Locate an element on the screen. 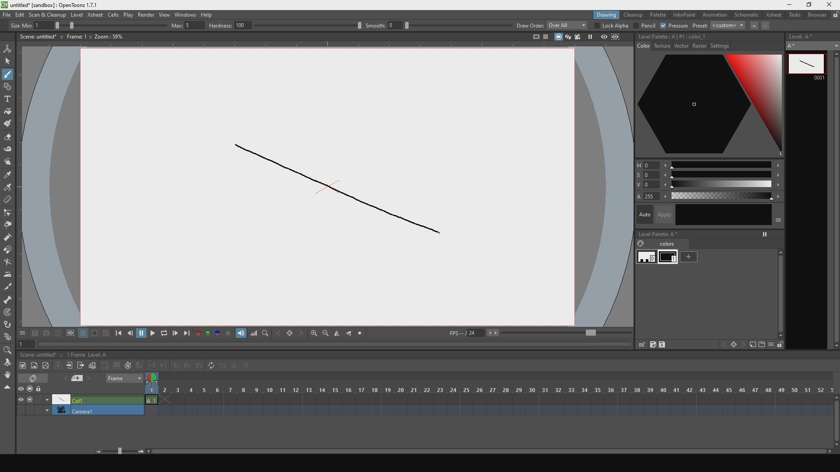  xsheet is located at coordinates (774, 15).